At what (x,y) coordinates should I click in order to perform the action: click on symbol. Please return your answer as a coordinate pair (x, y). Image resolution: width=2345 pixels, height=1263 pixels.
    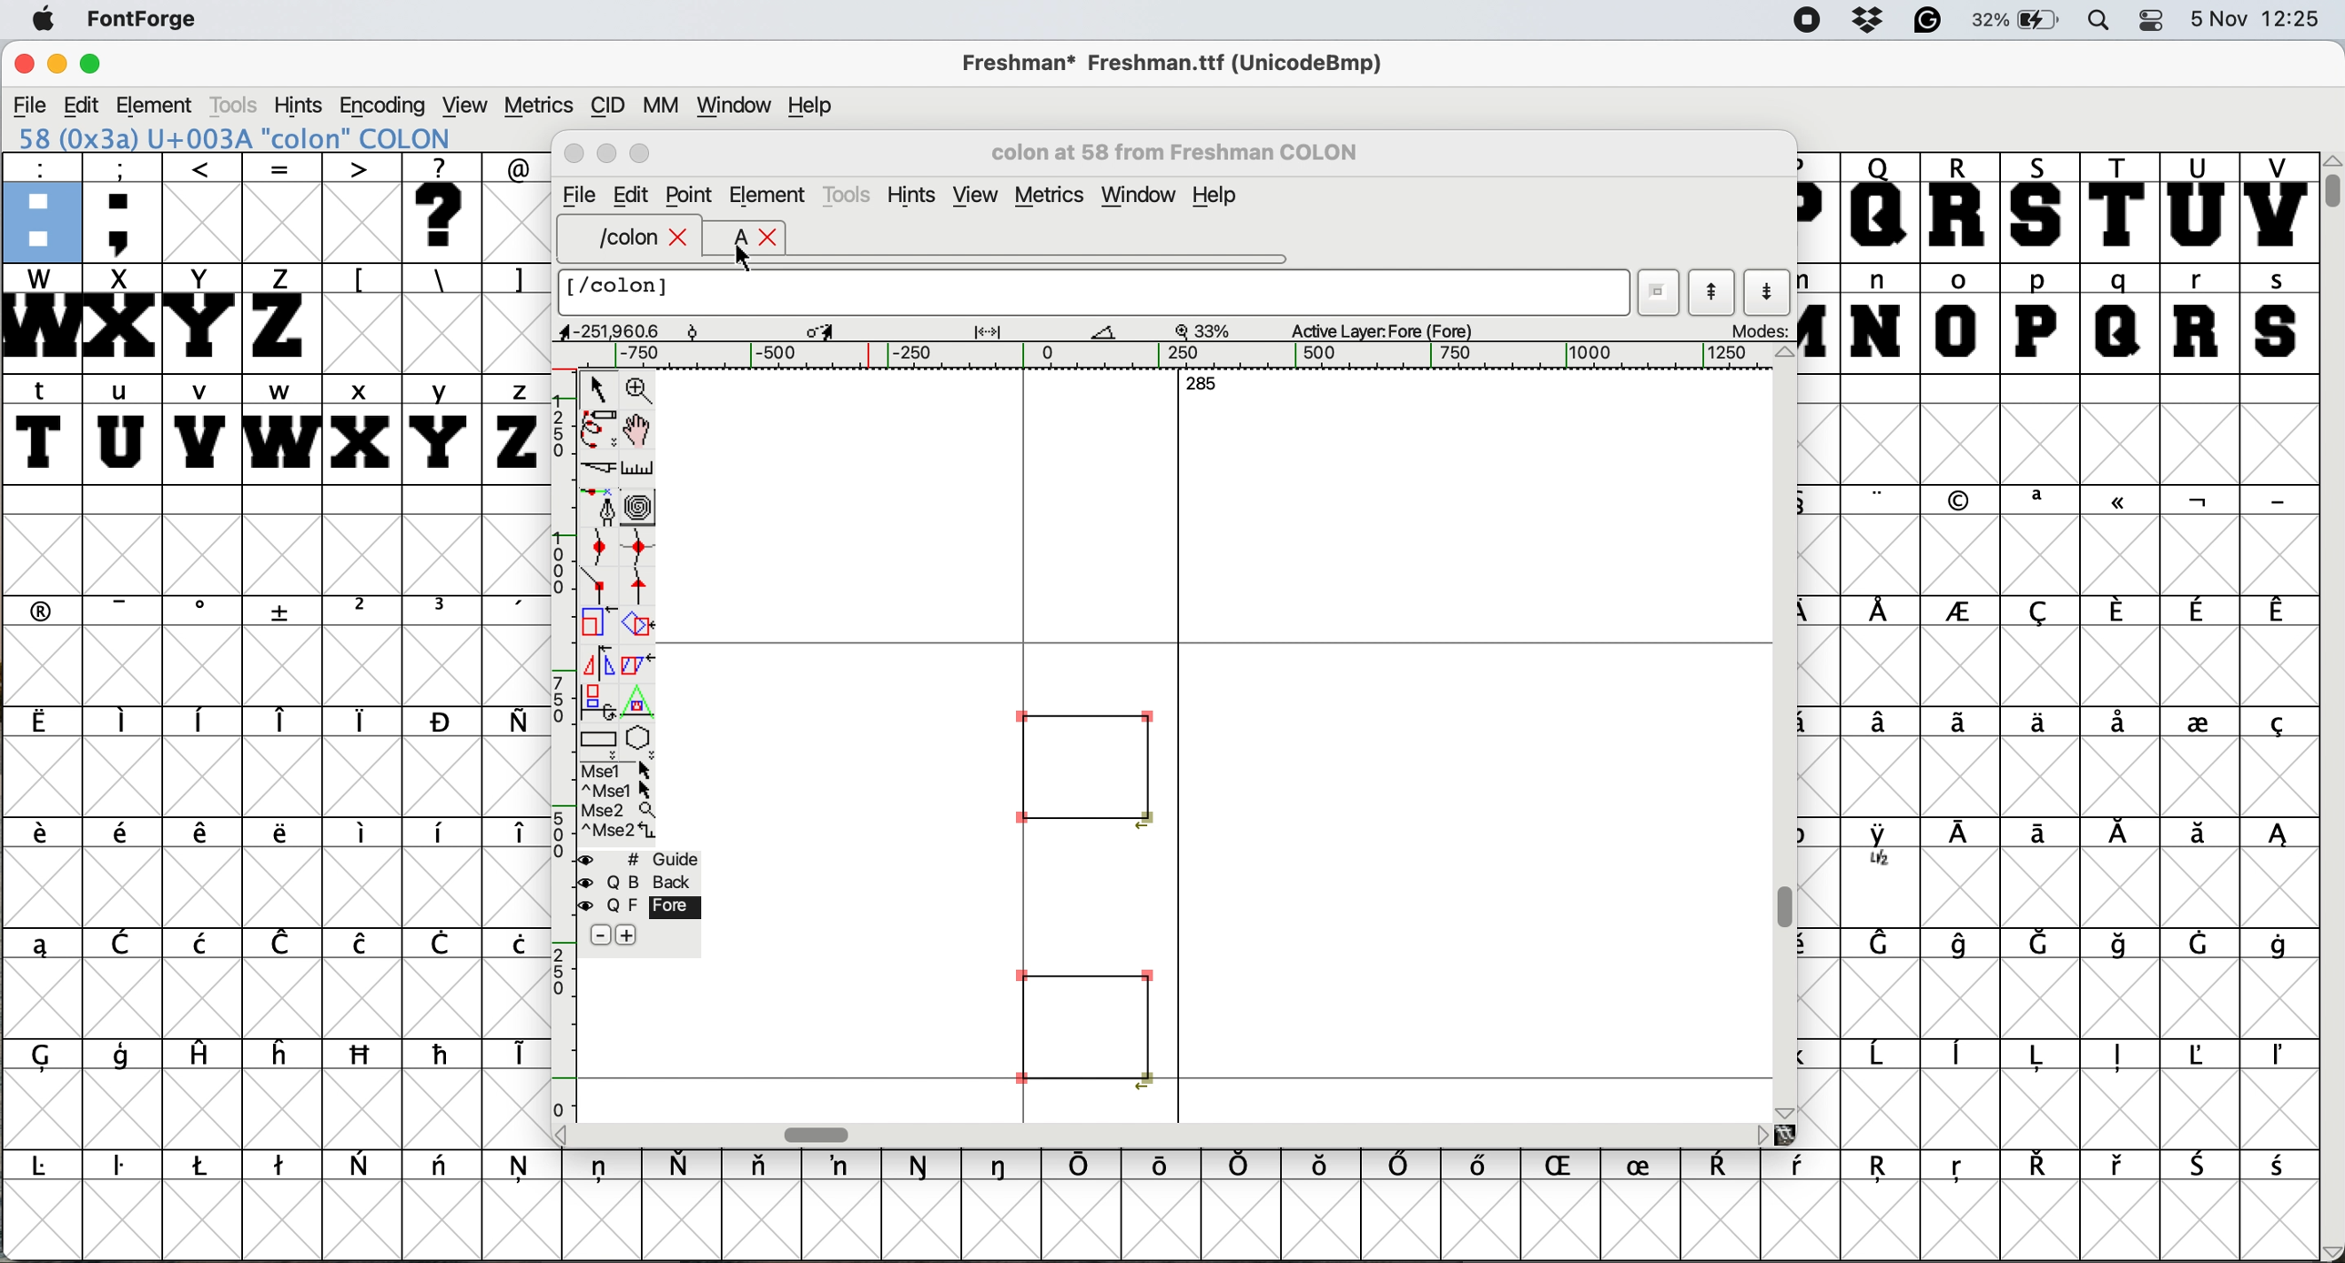
    Looking at the image, I should click on (1959, 613).